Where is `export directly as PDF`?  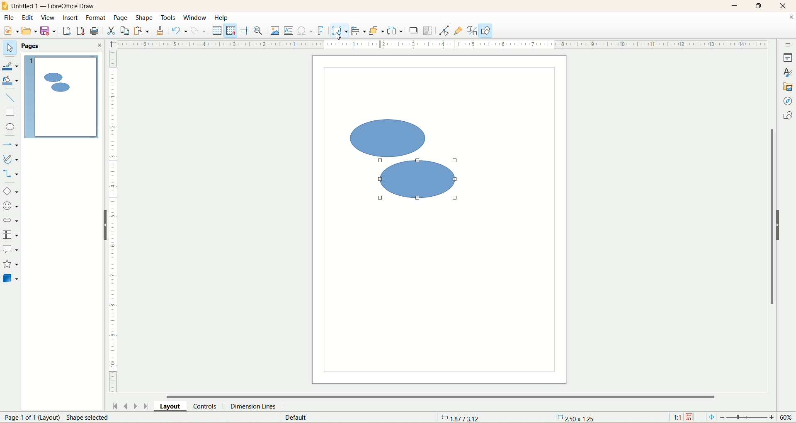 export directly as PDF is located at coordinates (81, 31).